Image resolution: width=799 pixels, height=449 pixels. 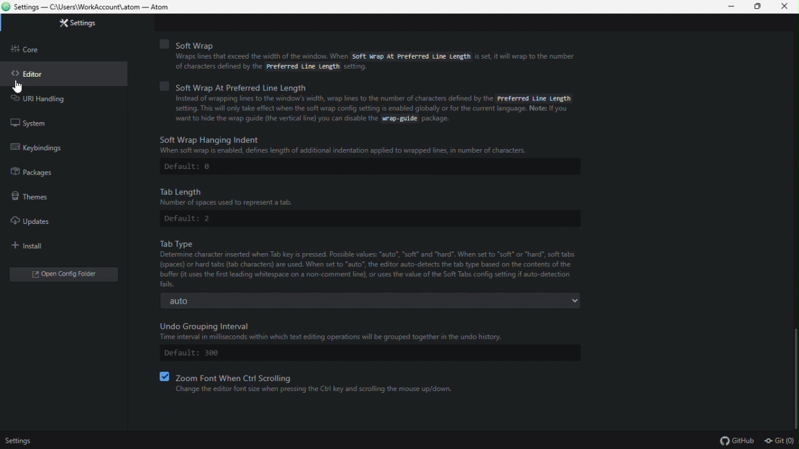 I want to click on Minimize, so click(x=732, y=7).